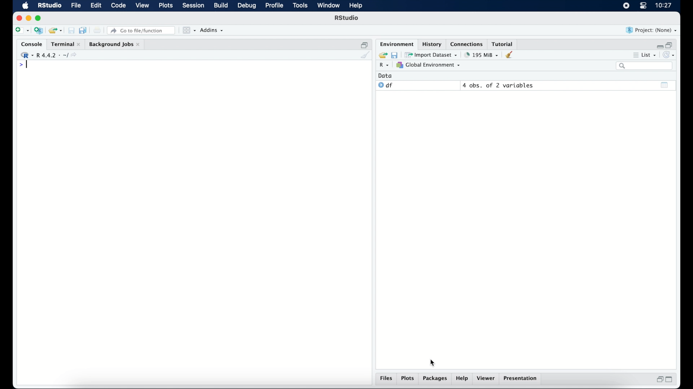 The width and height of the screenshot is (693, 389). What do you see at coordinates (504, 44) in the screenshot?
I see `tutorial` at bounding box center [504, 44].